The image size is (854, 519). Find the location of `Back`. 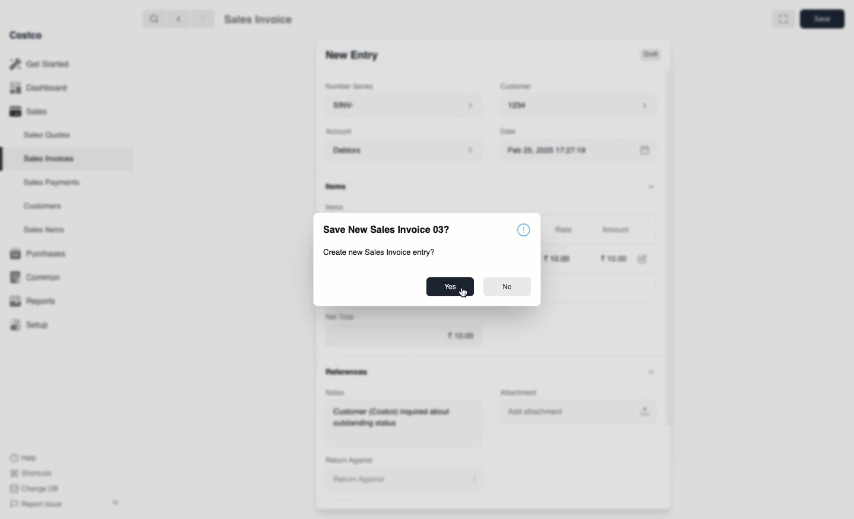

Back is located at coordinates (176, 20).